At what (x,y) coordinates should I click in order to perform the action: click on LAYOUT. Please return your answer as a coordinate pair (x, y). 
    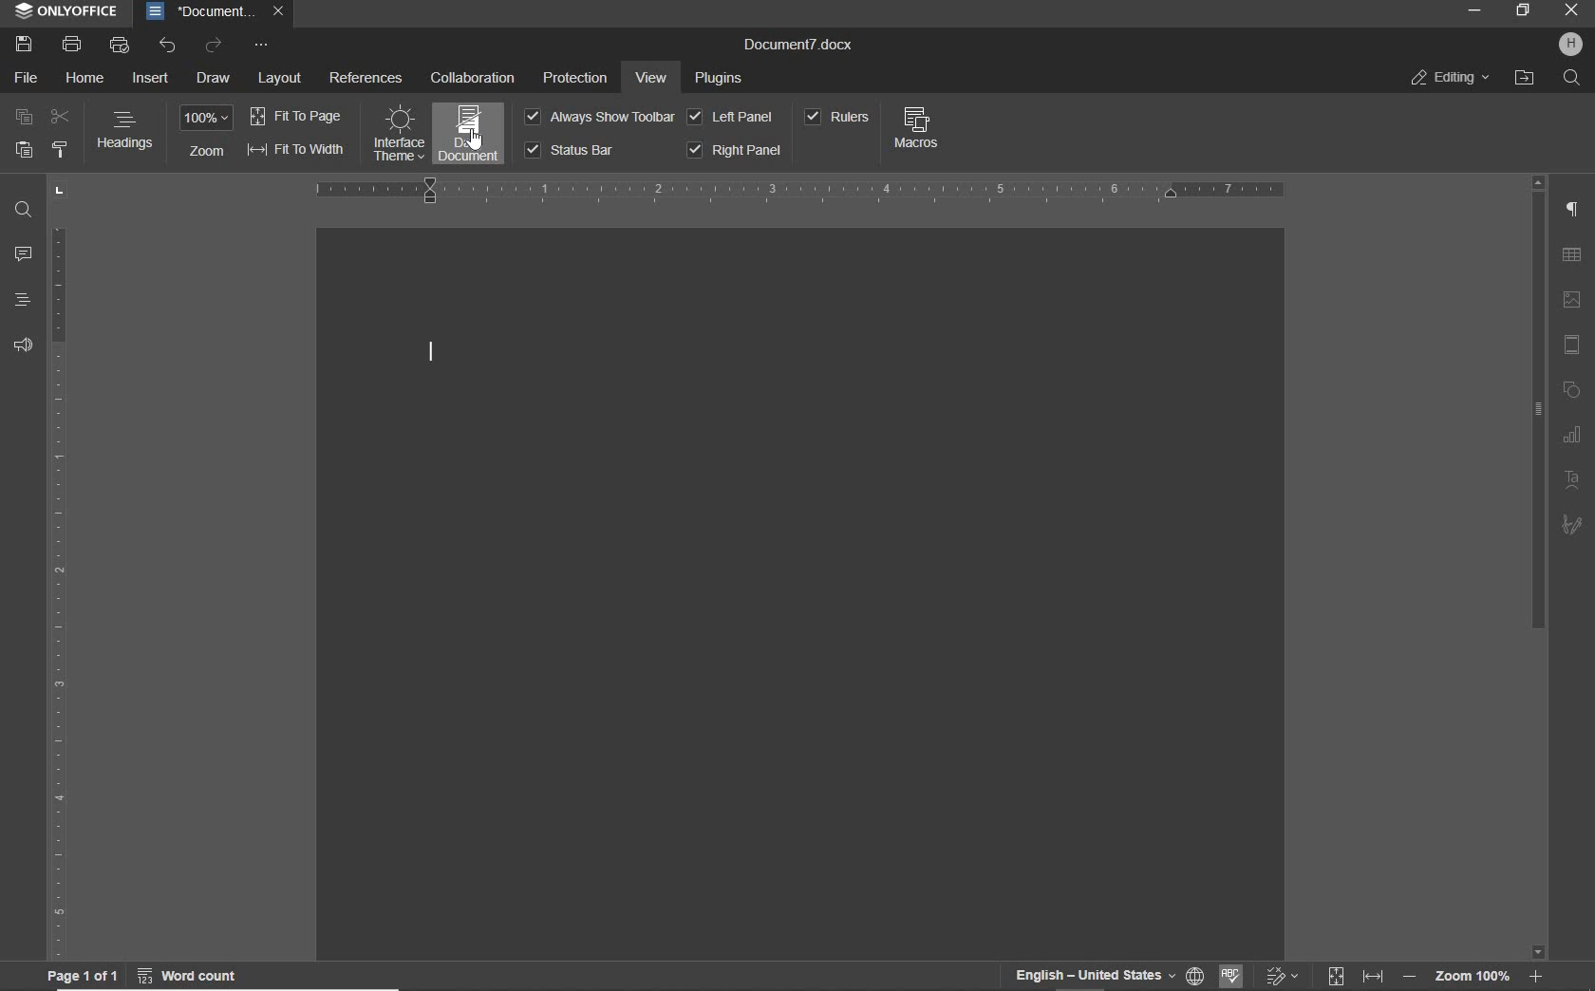
    Looking at the image, I should click on (281, 80).